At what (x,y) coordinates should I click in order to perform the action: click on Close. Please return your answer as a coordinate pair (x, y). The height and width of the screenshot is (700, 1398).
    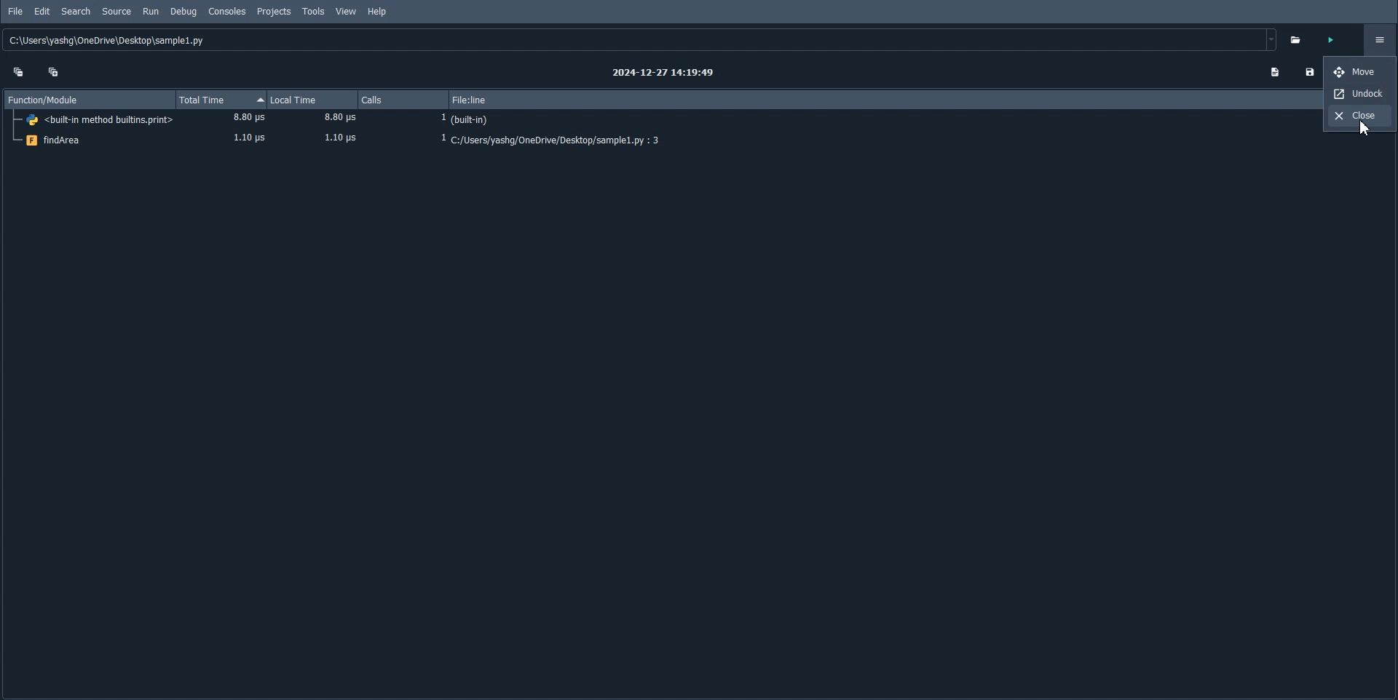
    Looking at the image, I should click on (1362, 115).